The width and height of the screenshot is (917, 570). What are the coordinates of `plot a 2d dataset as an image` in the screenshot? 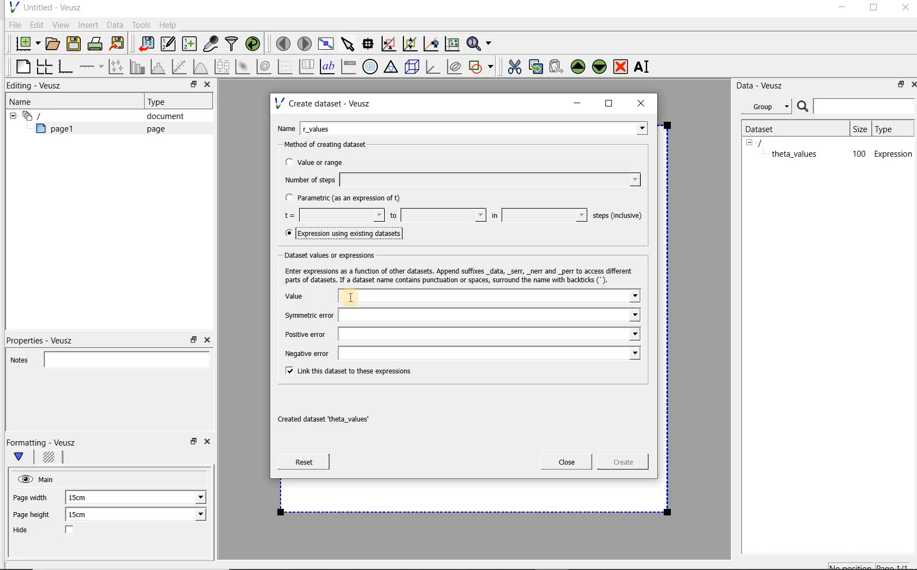 It's located at (244, 67).